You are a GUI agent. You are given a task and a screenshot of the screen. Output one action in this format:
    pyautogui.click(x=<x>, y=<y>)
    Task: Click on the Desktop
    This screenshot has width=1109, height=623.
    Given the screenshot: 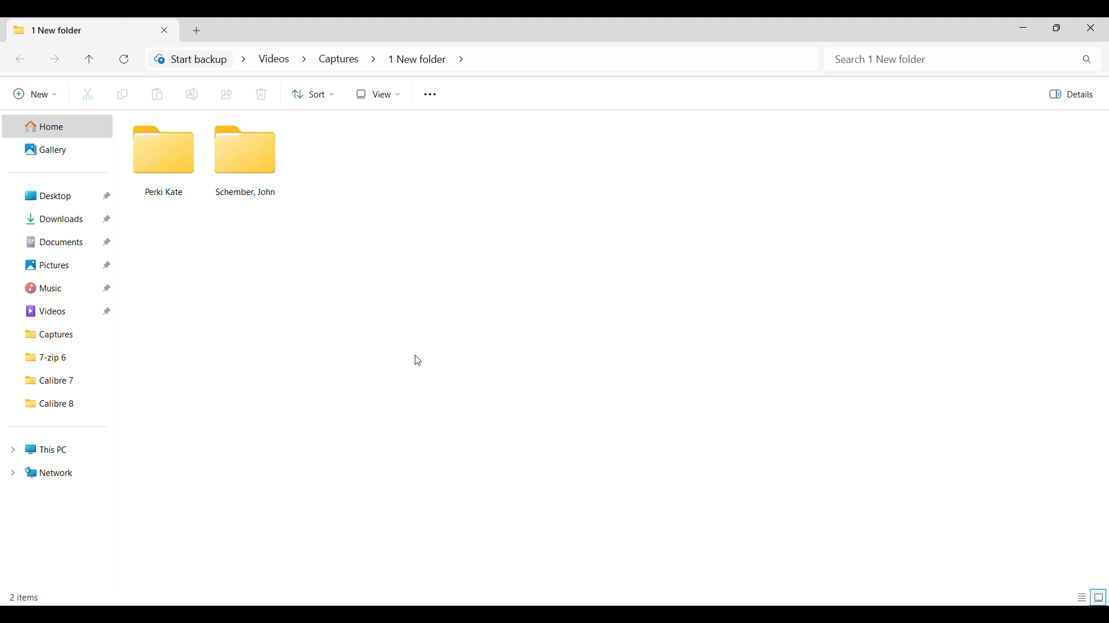 What is the action you would take?
    pyautogui.click(x=59, y=196)
    